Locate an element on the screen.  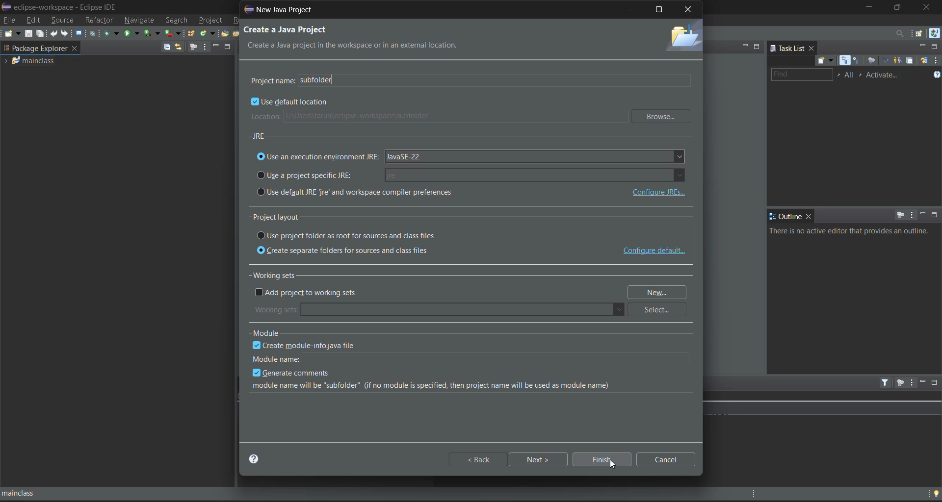
use default location is located at coordinates (291, 103).